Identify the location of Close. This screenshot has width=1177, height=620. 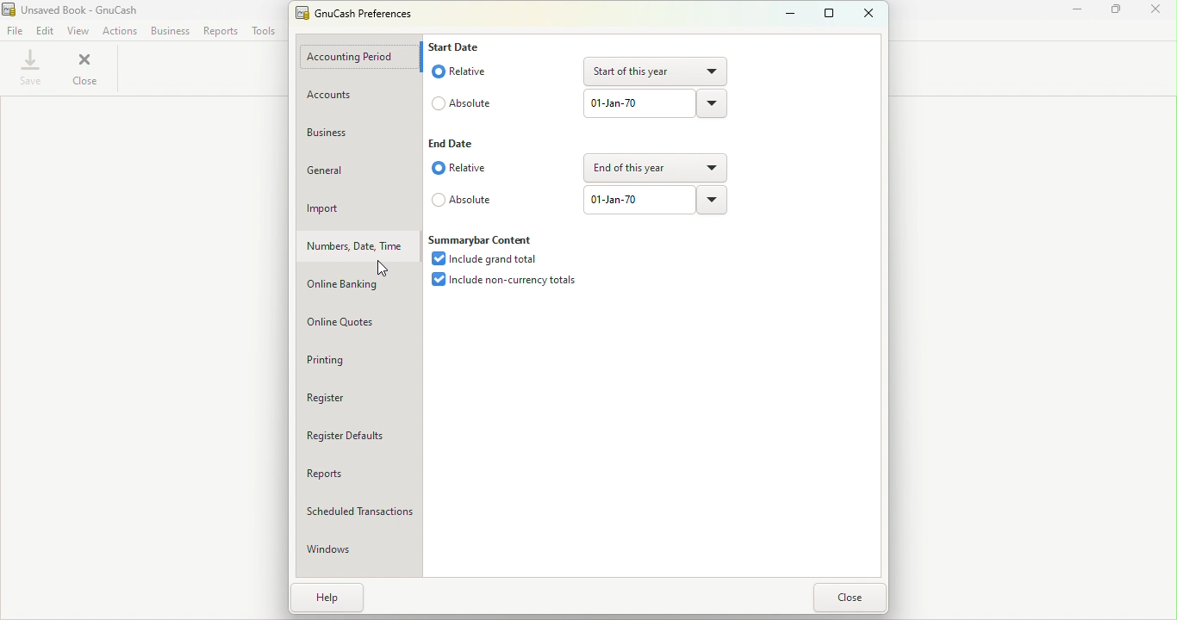
(851, 597).